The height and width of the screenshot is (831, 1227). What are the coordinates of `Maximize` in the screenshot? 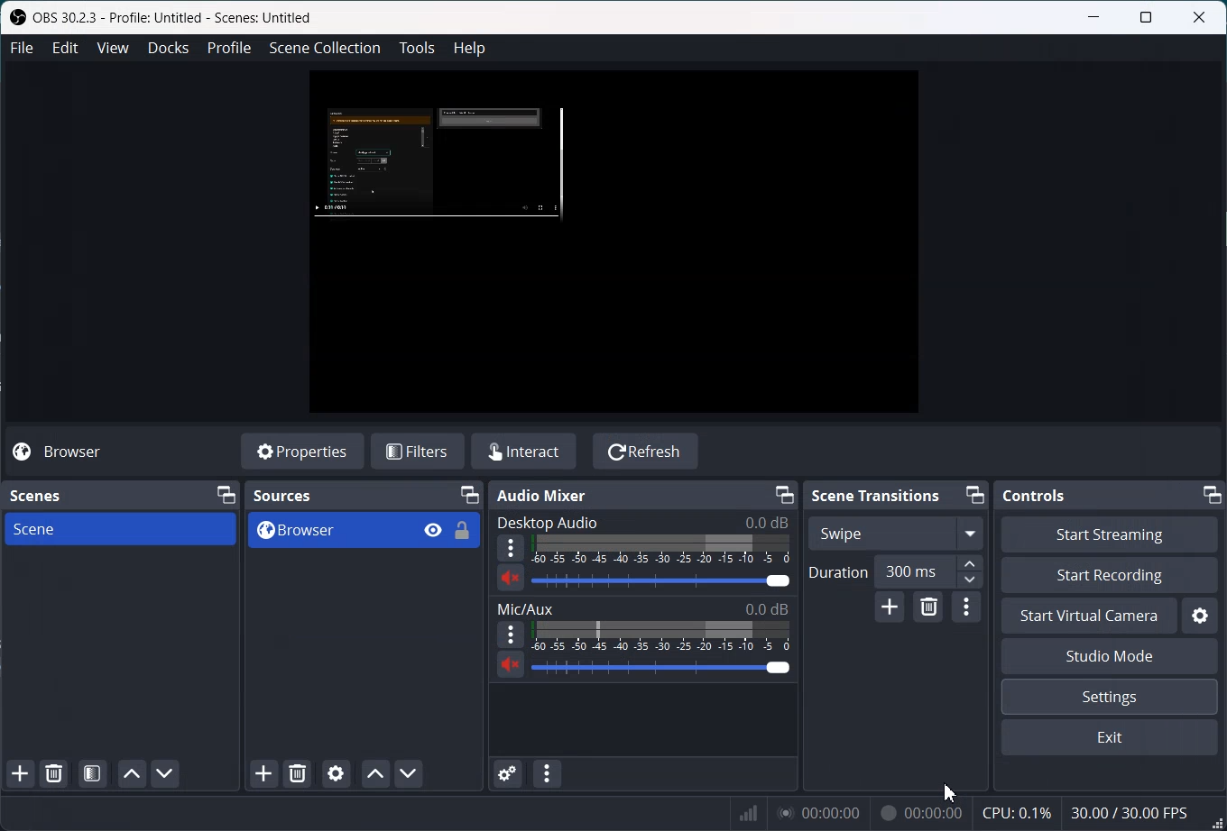 It's located at (1148, 16).